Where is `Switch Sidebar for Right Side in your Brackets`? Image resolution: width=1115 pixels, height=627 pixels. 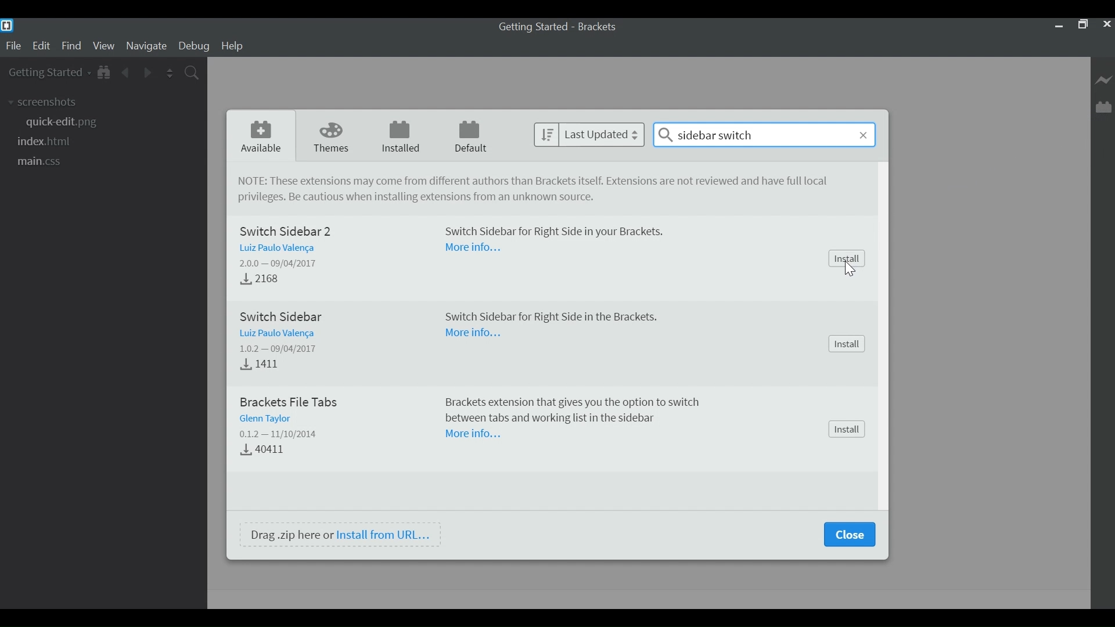 Switch Sidebar for Right Side in your Brackets is located at coordinates (560, 230).